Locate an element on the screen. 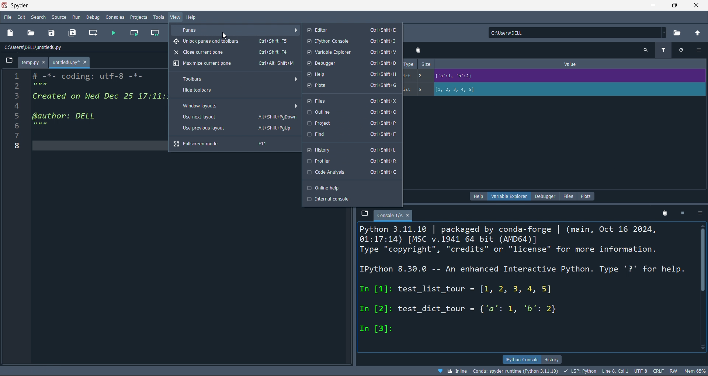  save is located at coordinates (52, 34).